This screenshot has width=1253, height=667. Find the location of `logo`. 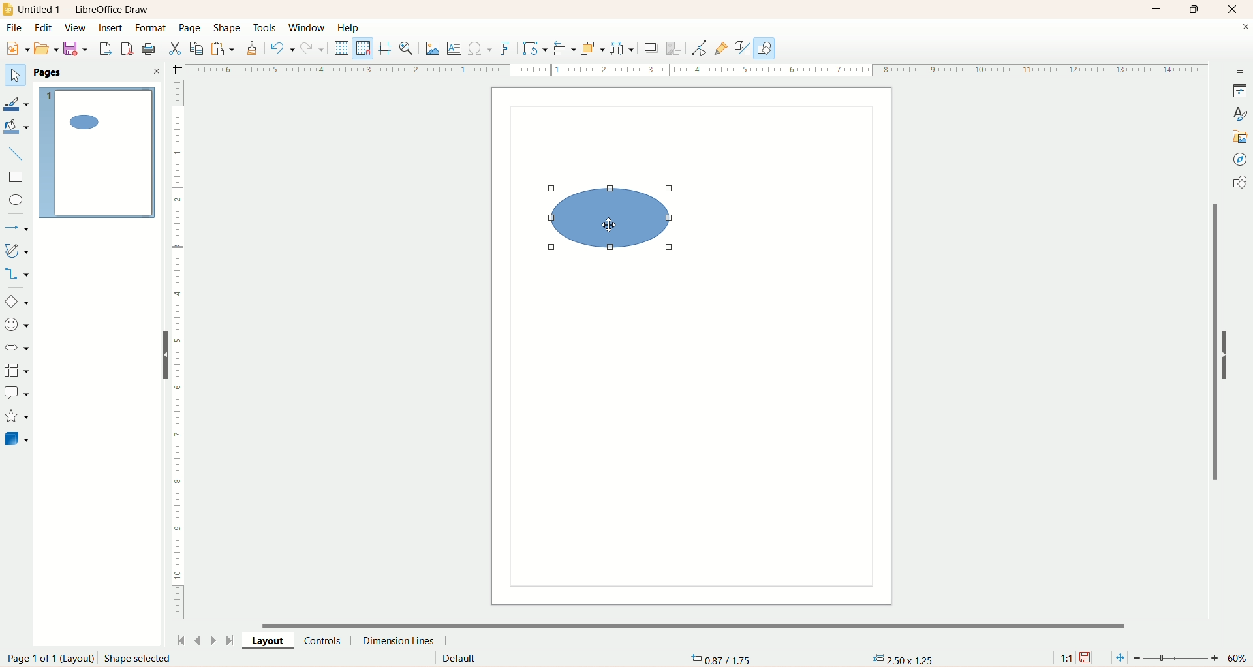

logo is located at coordinates (8, 8).